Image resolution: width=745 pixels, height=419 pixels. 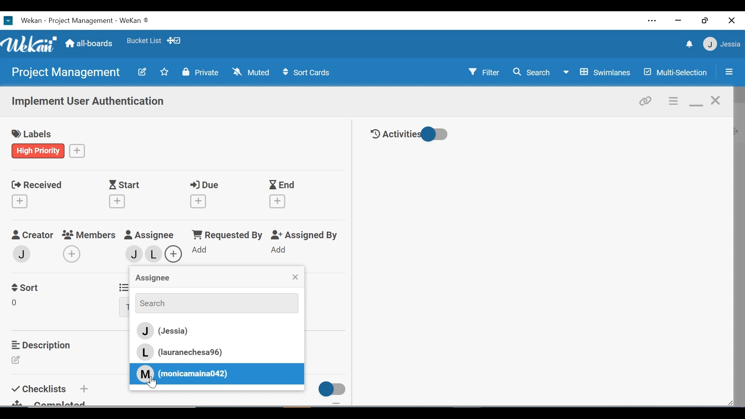 I want to click on Filter, so click(x=485, y=71).